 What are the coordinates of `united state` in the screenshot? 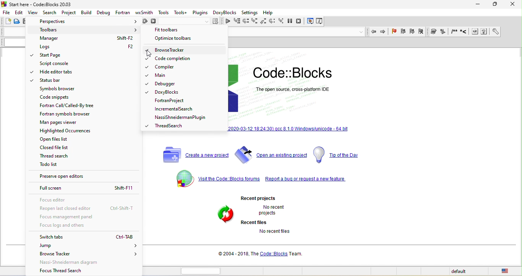 It's located at (507, 271).